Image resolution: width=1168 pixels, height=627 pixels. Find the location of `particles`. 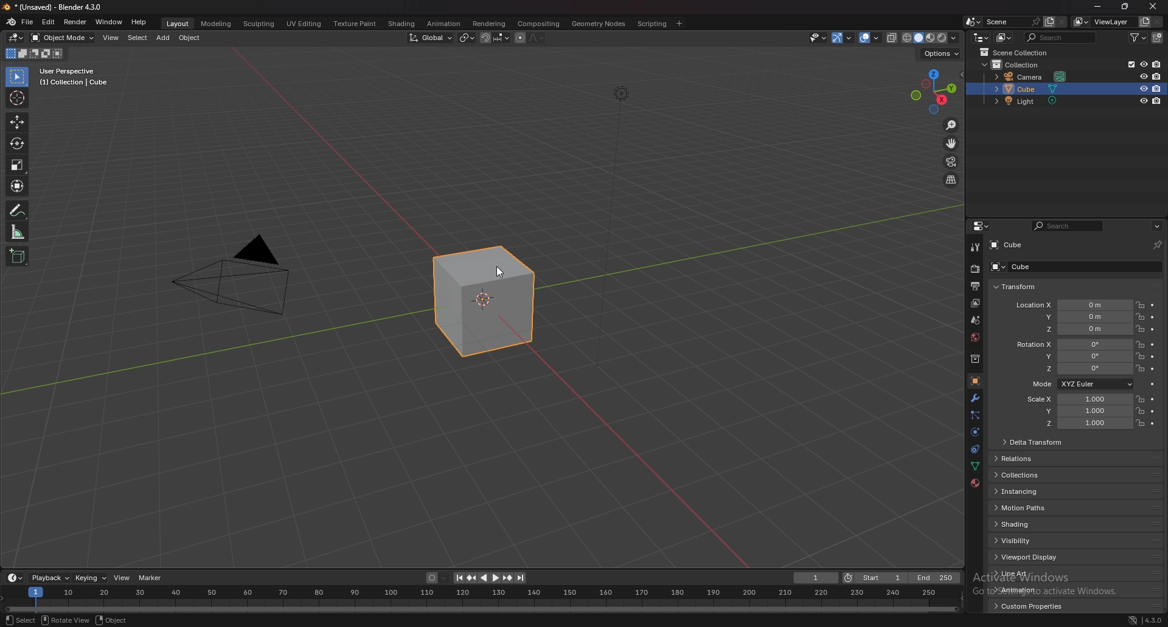

particles is located at coordinates (974, 416).